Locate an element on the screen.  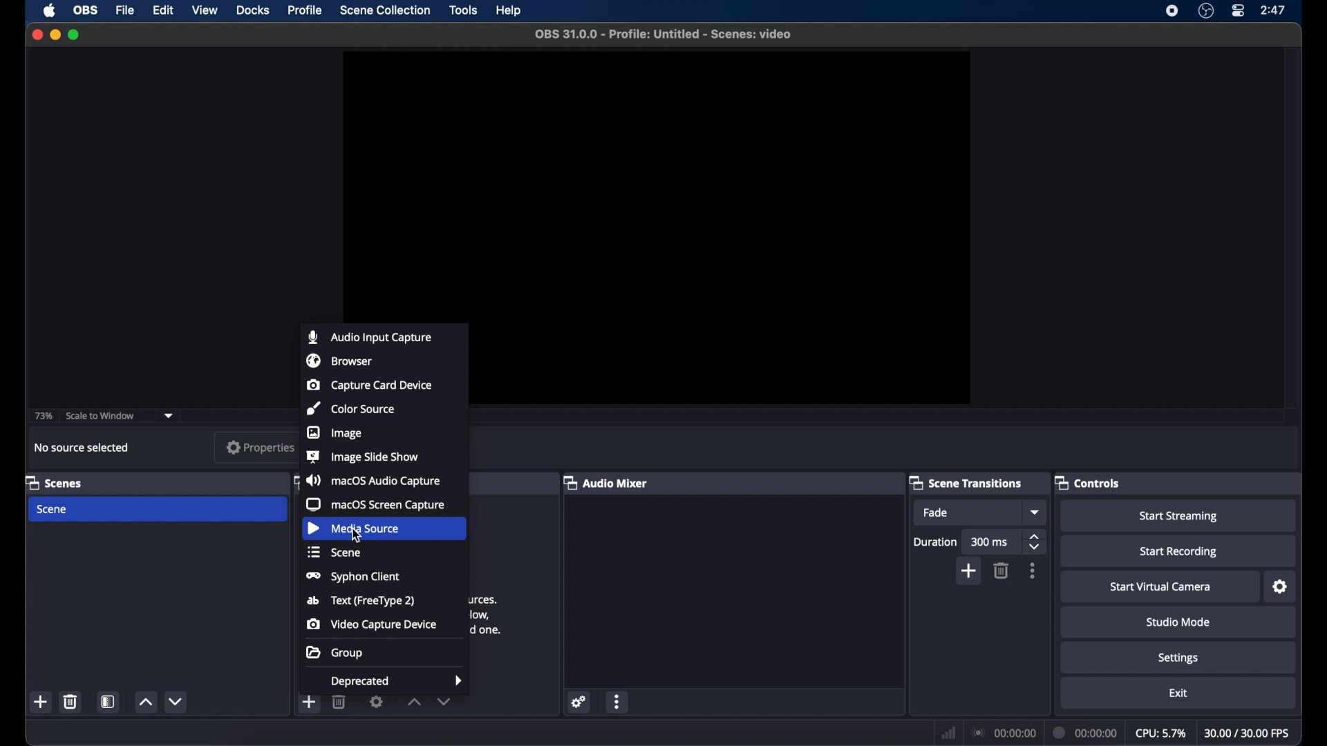
time is located at coordinates (1274, 10).